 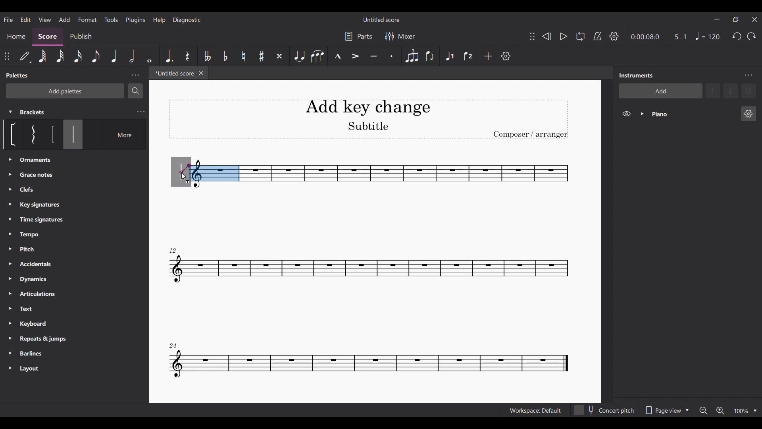 I want to click on Tools menu, so click(x=111, y=20).